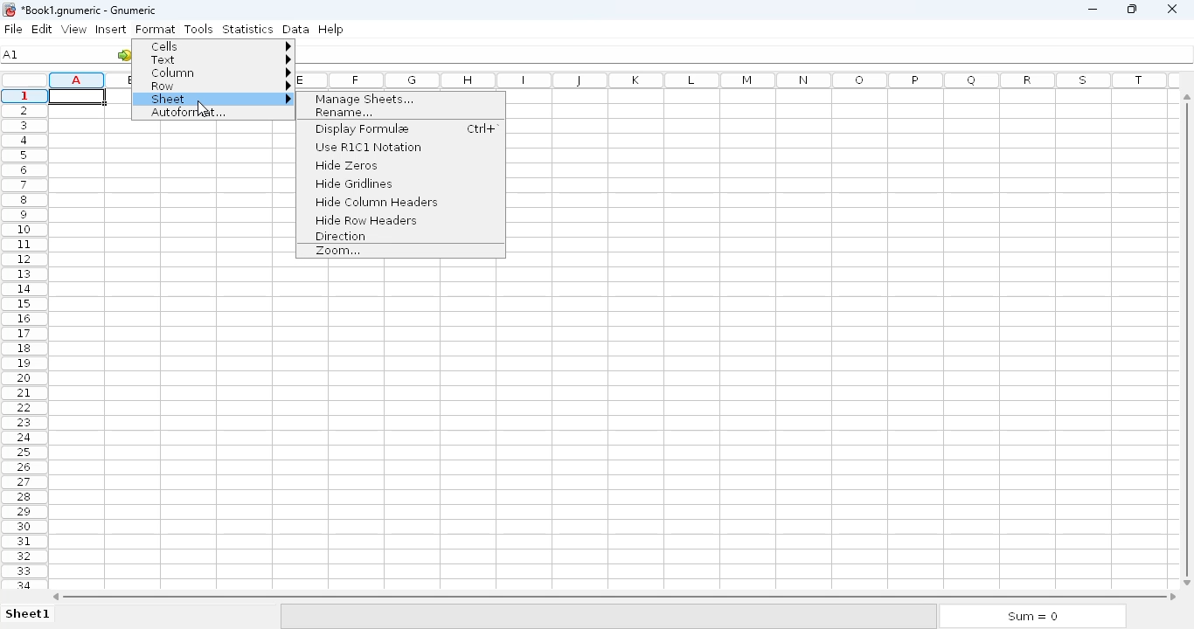 The image size is (1194, 629). What do you see at coordinates (1133, 9) in the screenshot?
I see `maximize` at bounding box center [1133, 9].